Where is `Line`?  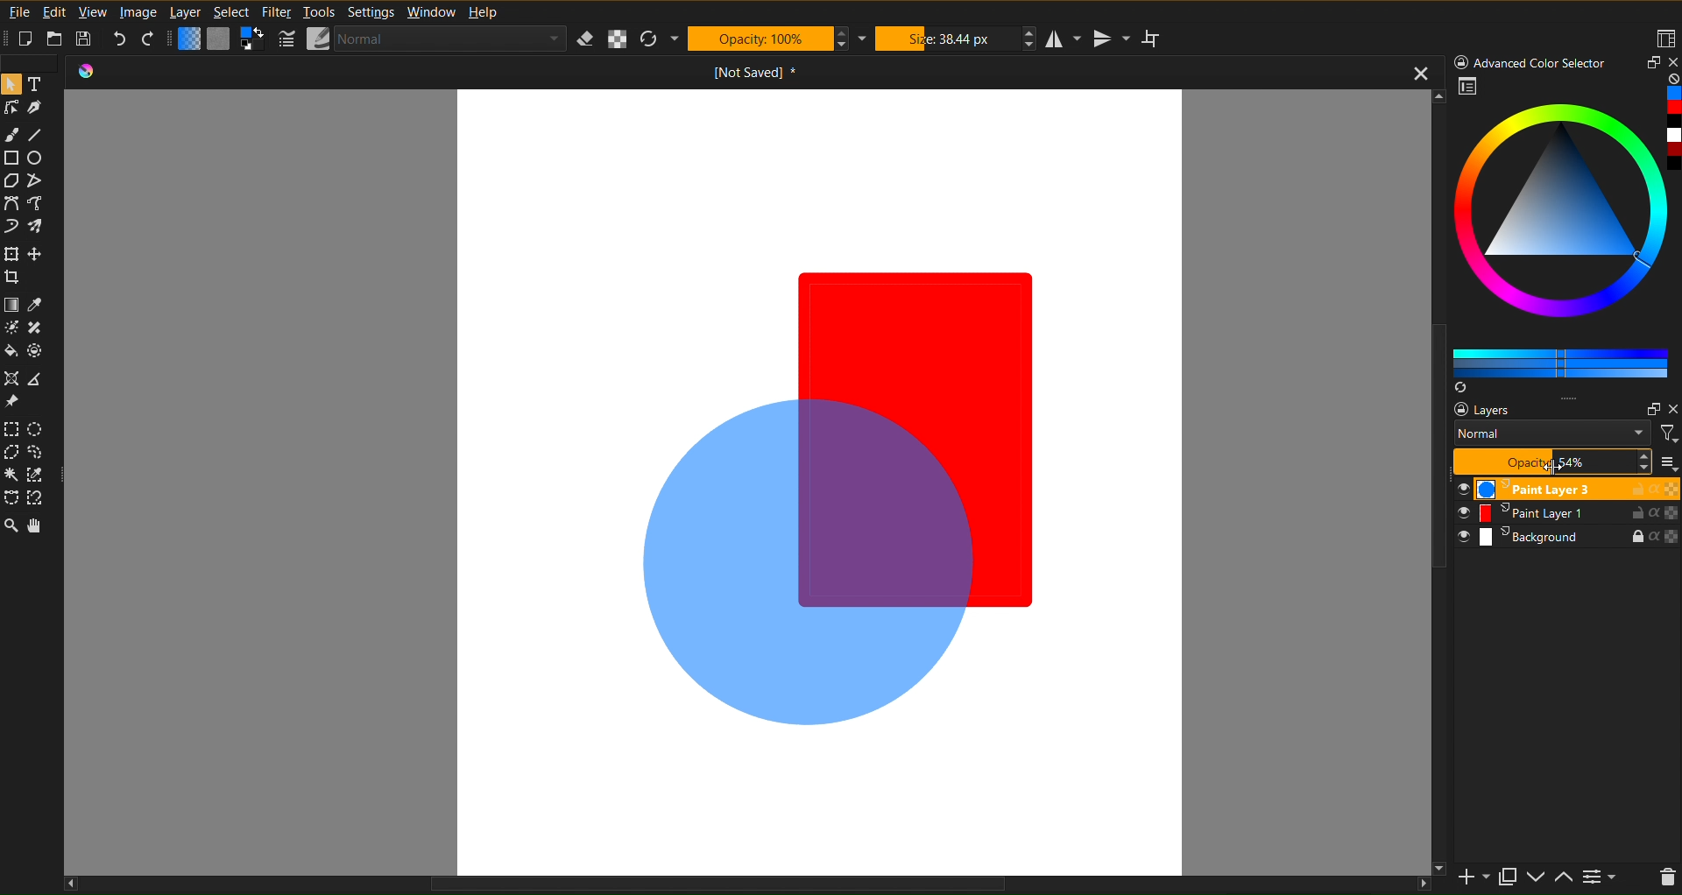
Line is located at coordinates (40, 135).